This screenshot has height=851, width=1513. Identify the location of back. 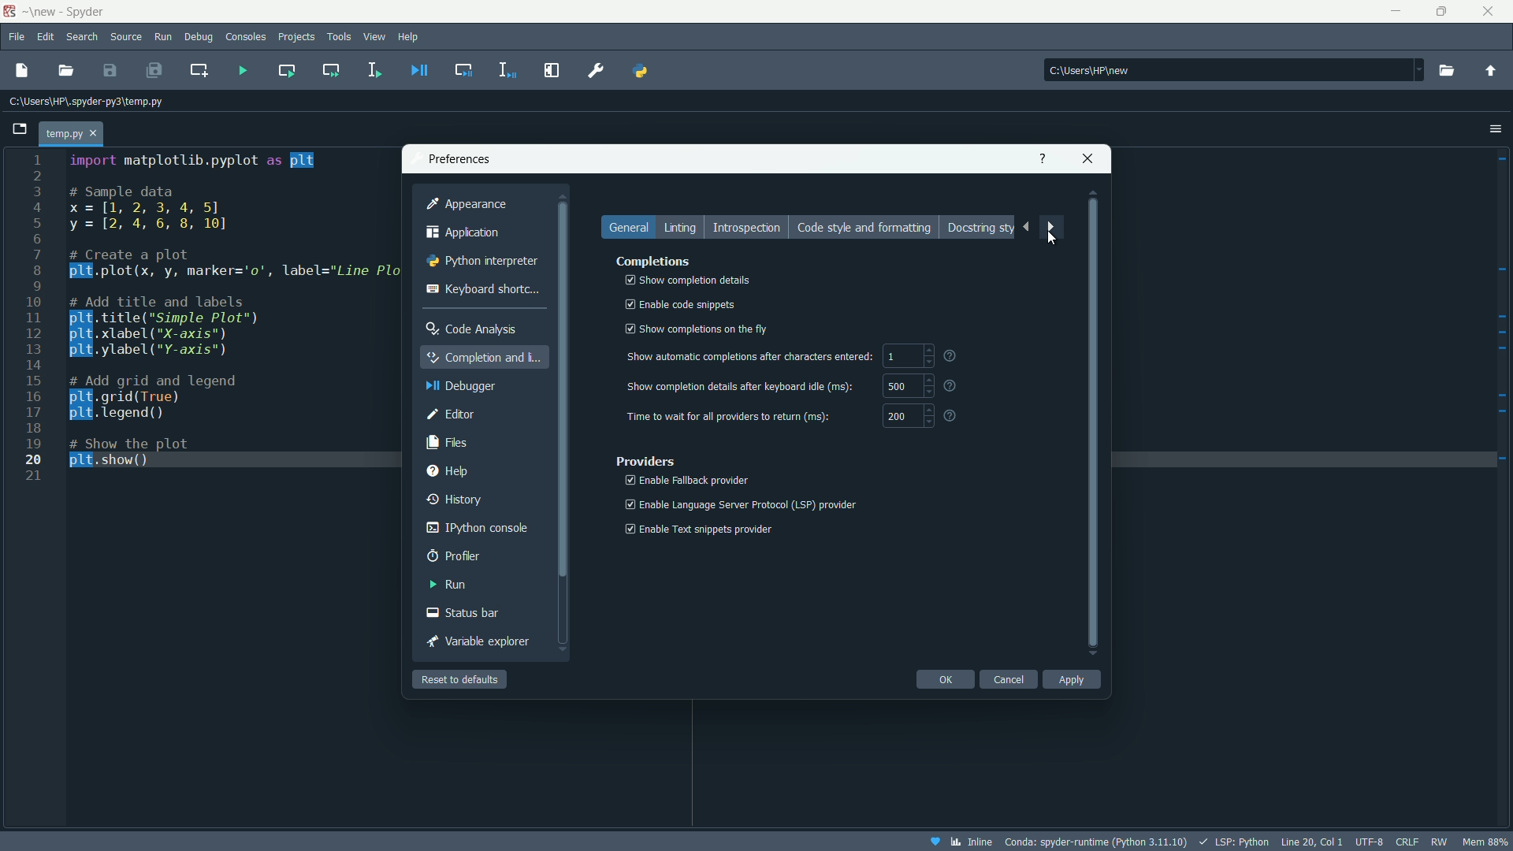
(1025, 227).